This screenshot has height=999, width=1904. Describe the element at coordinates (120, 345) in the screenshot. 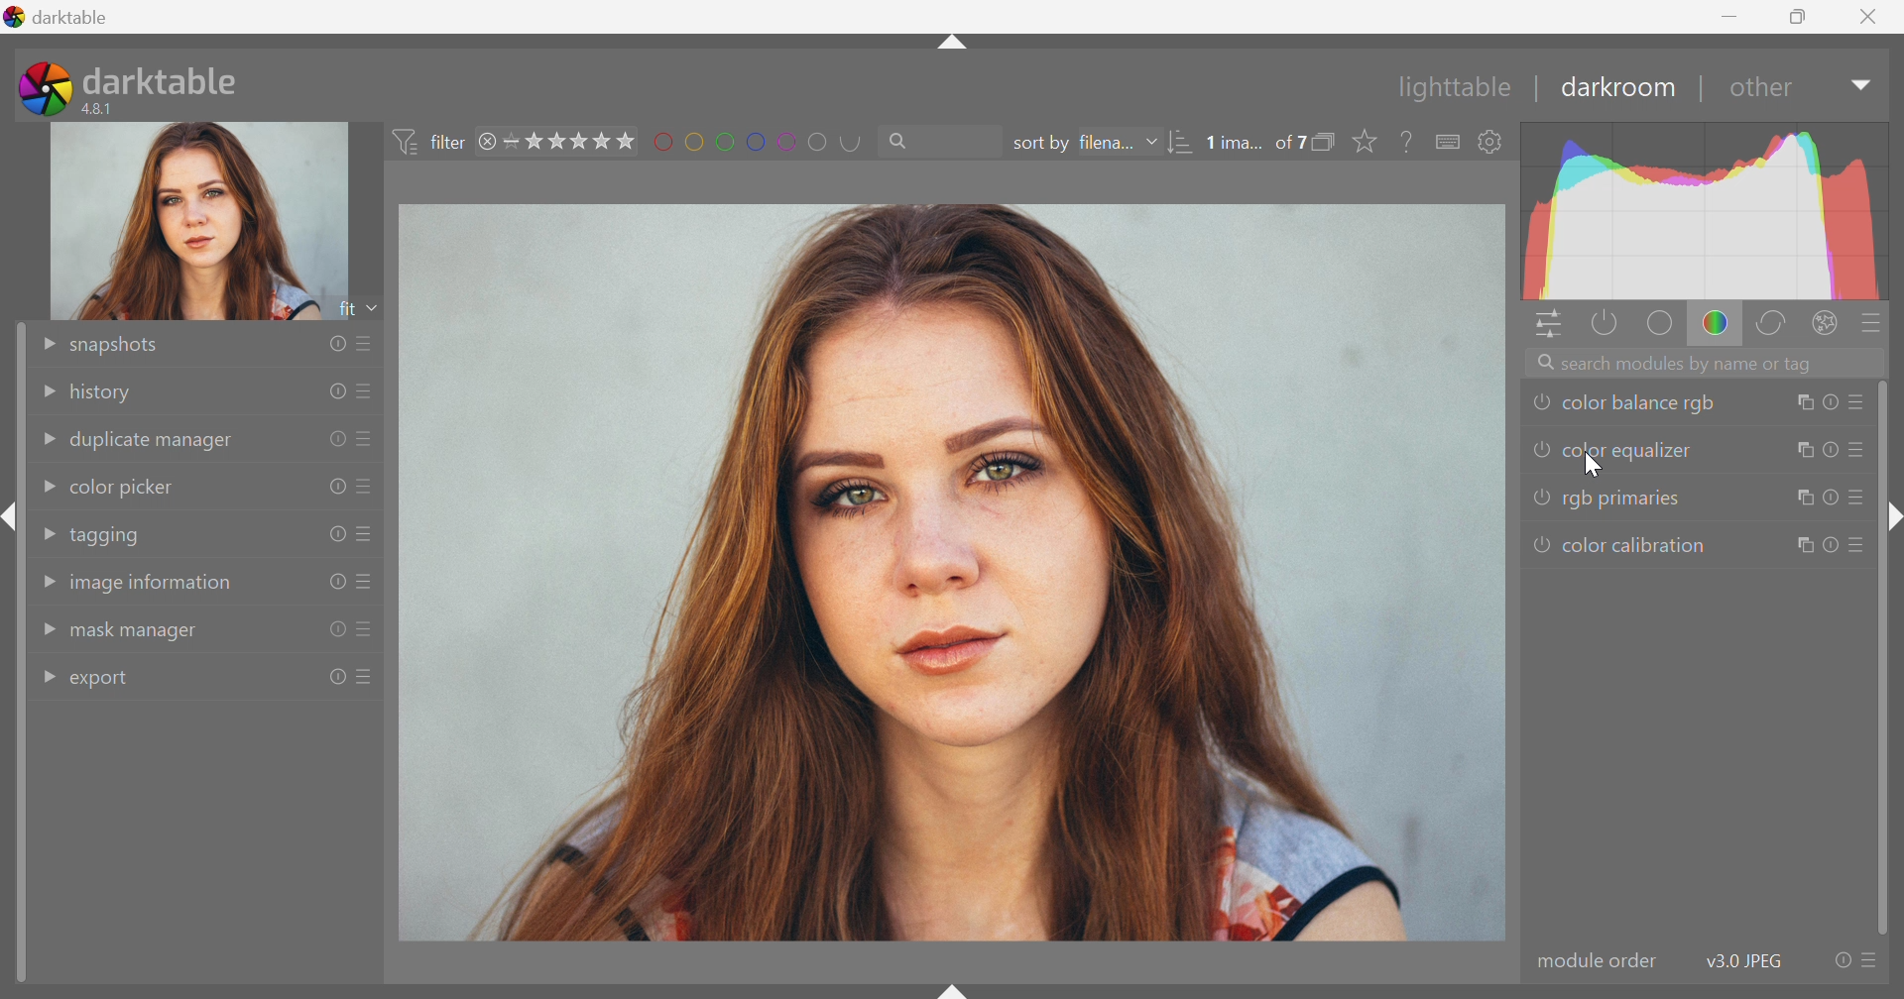

I see `snapshots` at that location.